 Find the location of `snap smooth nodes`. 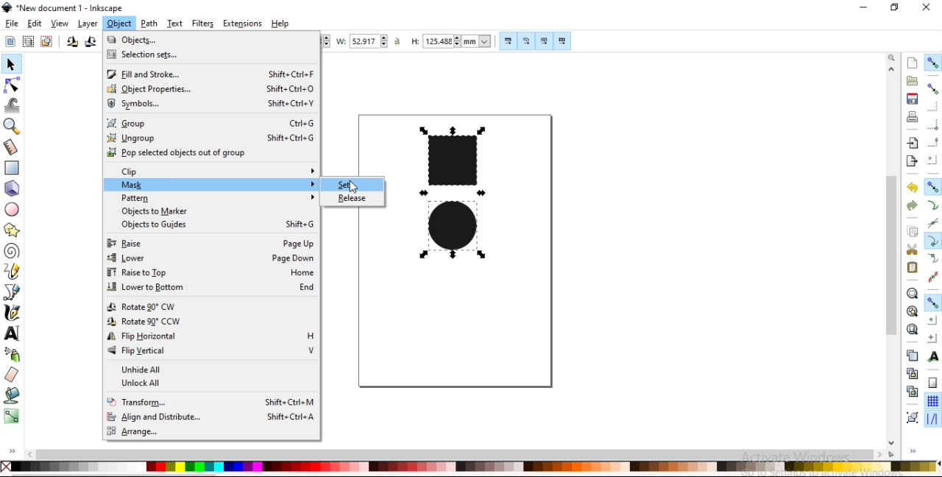

snap smooth nodes is located at coordinates (932, 258).